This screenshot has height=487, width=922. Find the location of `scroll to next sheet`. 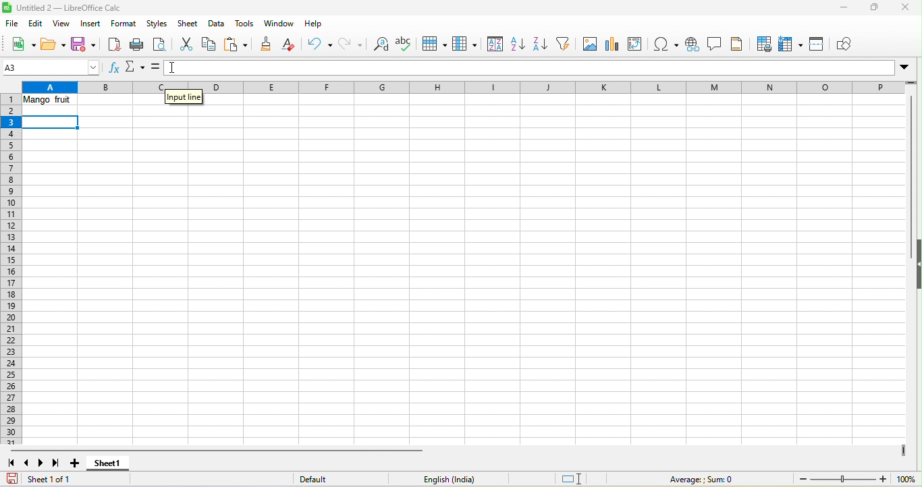

scroll to next sheet is located at coordinates (40, 463).